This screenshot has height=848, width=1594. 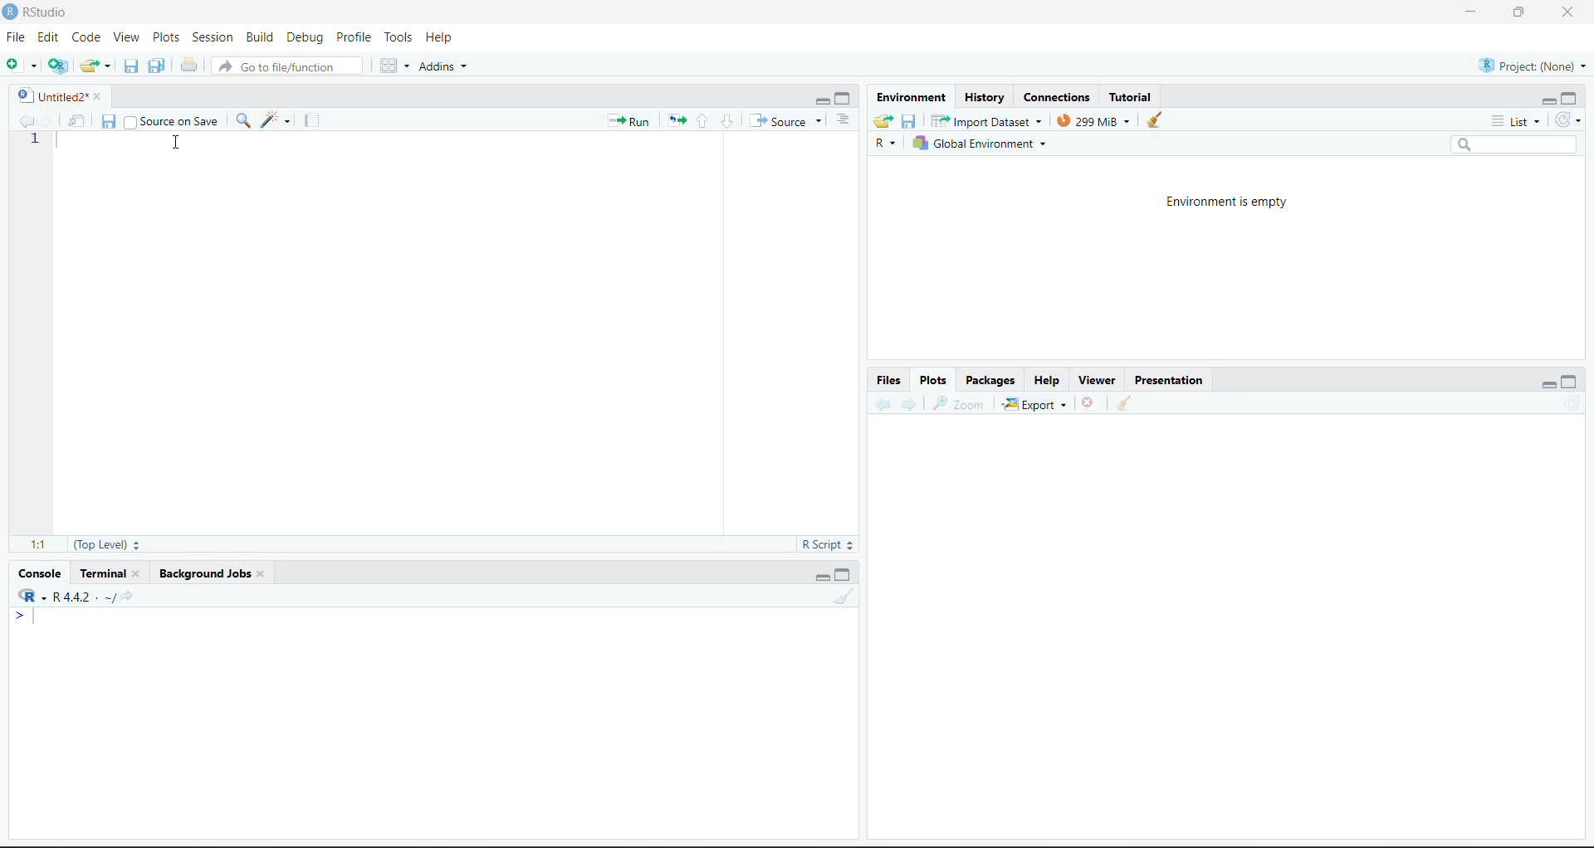 I want to click on Console, so click(x=40, y=573).